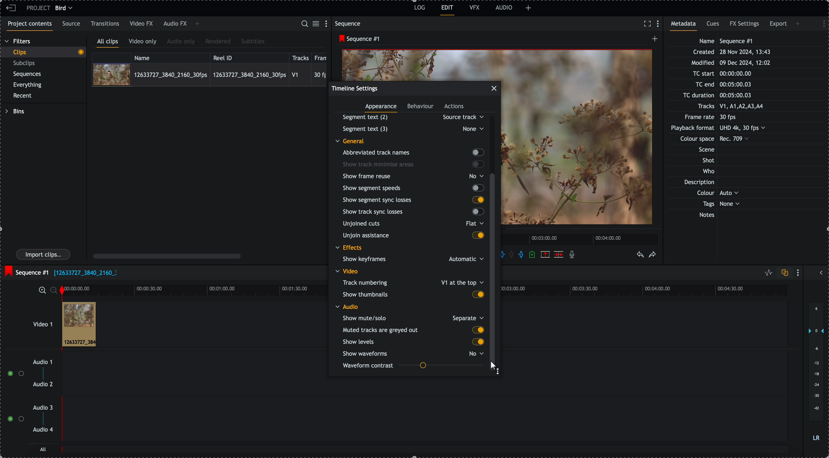 The height and width of the screenshot is (458, 829). Describe the element at coordinates (301, 57) in the screenshot. I see `tracks` at that location.